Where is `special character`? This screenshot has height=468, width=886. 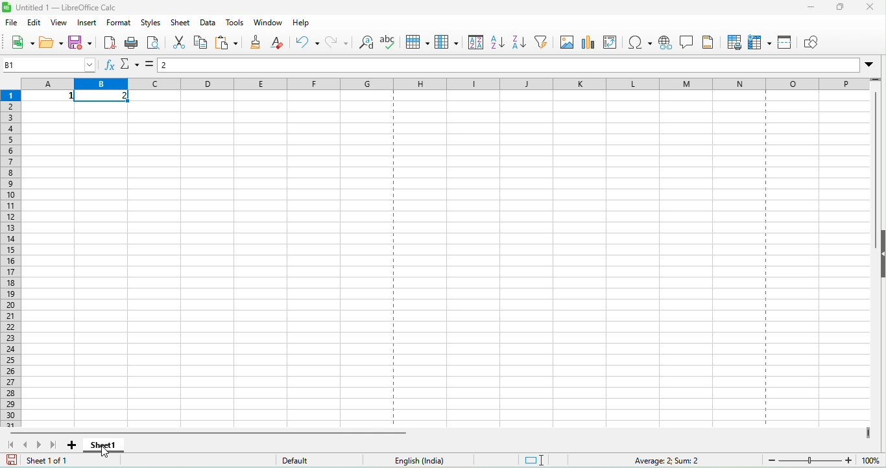 special character is located at coordinates (640, 45).